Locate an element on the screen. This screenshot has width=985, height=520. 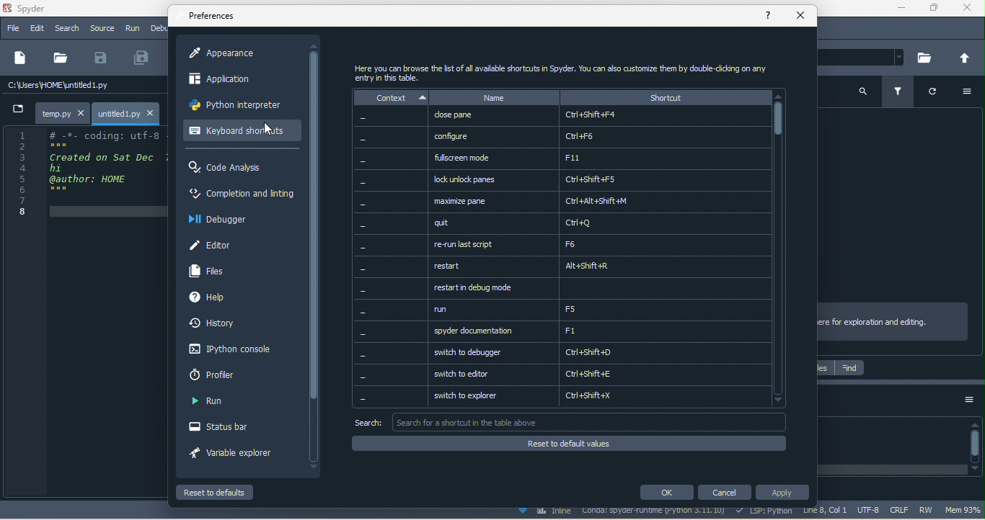
close is located at coordinates (800, 15).